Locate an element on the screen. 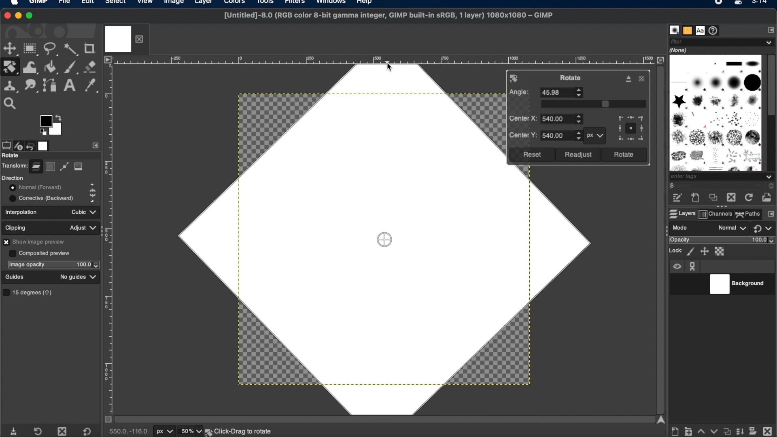 The image size is (777, 437). rotate is located at coordinates (515, 78).